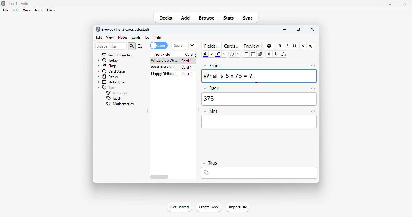 This screenshot has height=217, width=412. I want to click on attach pictures/audio/video, so click(270, 54).